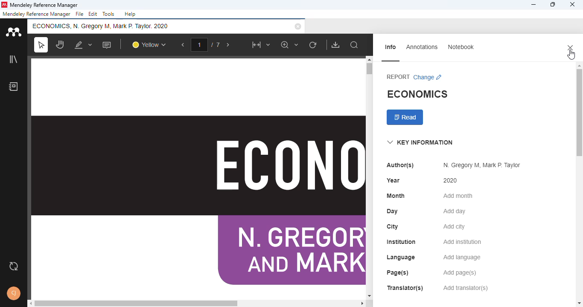 The image size is (583, 307). What do you see at coordinates (228, 45) in the screenshot?
I see `next page` at bounding box center [228, 45].